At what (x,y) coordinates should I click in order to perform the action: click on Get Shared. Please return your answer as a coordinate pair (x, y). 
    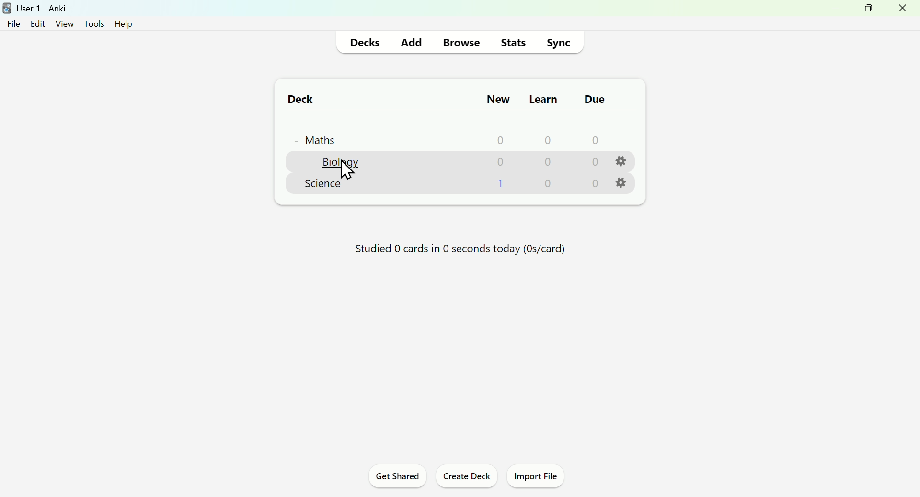
    Looking at the image, I should click on (398, 477).